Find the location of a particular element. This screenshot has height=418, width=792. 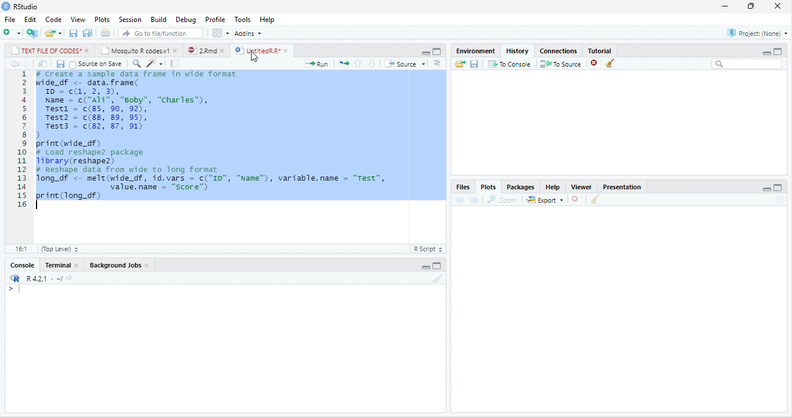

clear is located at coordinates (611, 63).